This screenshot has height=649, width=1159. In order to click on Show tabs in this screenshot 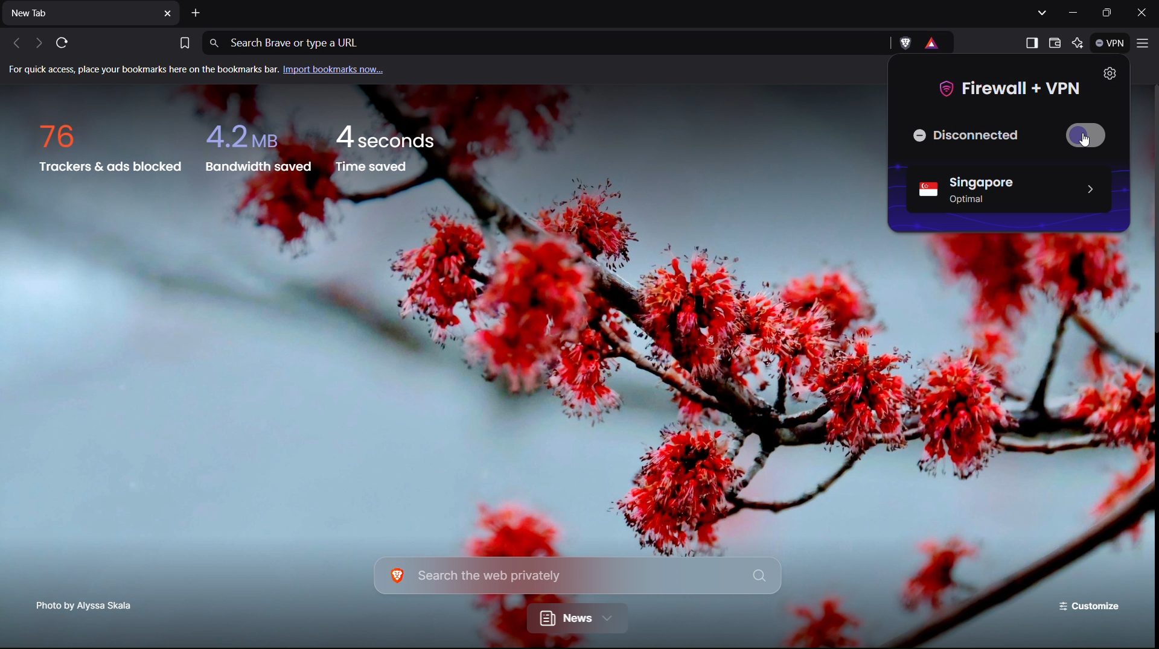, I will do `click(1042, 14)`.